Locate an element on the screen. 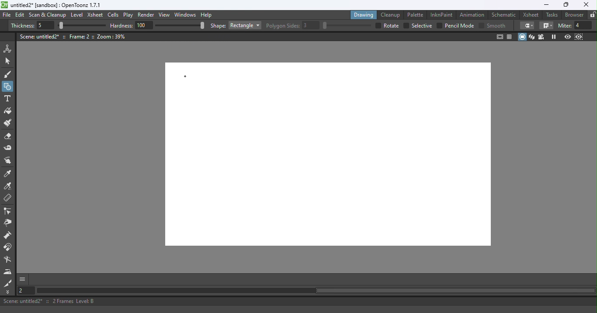 The image size is (597, 313). Cells is located at coordinates (115, 15).